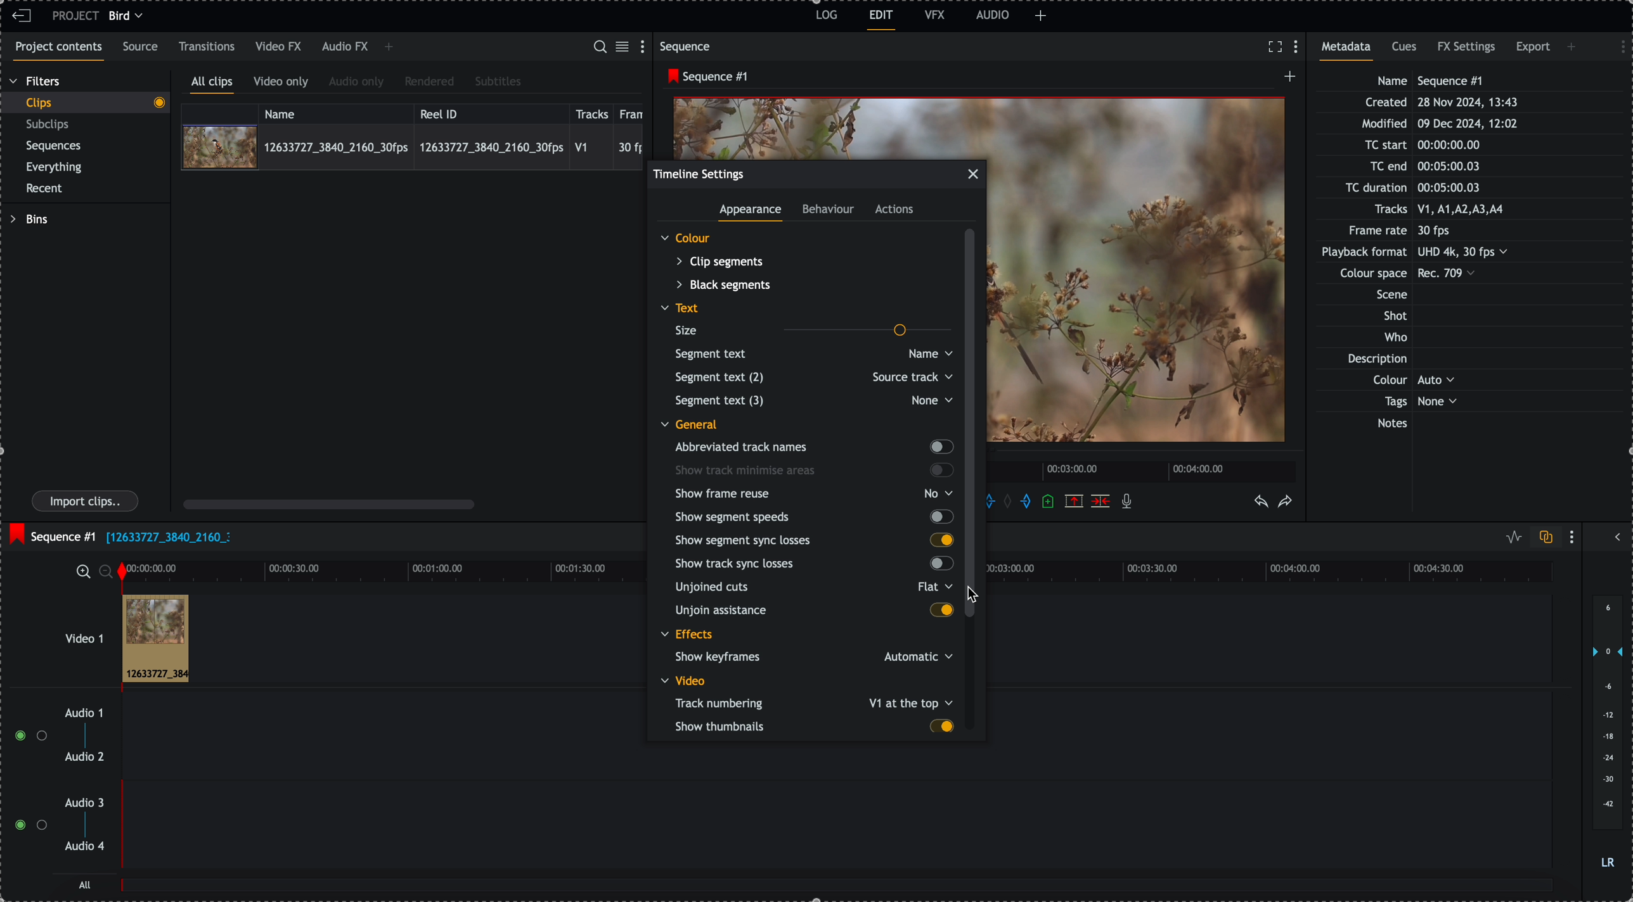 The height and width of the screenshot is (902, 1633). What do you see at coordinates (143, 48) in the screenshot?
I see `source` at bounding box center [143, 48].